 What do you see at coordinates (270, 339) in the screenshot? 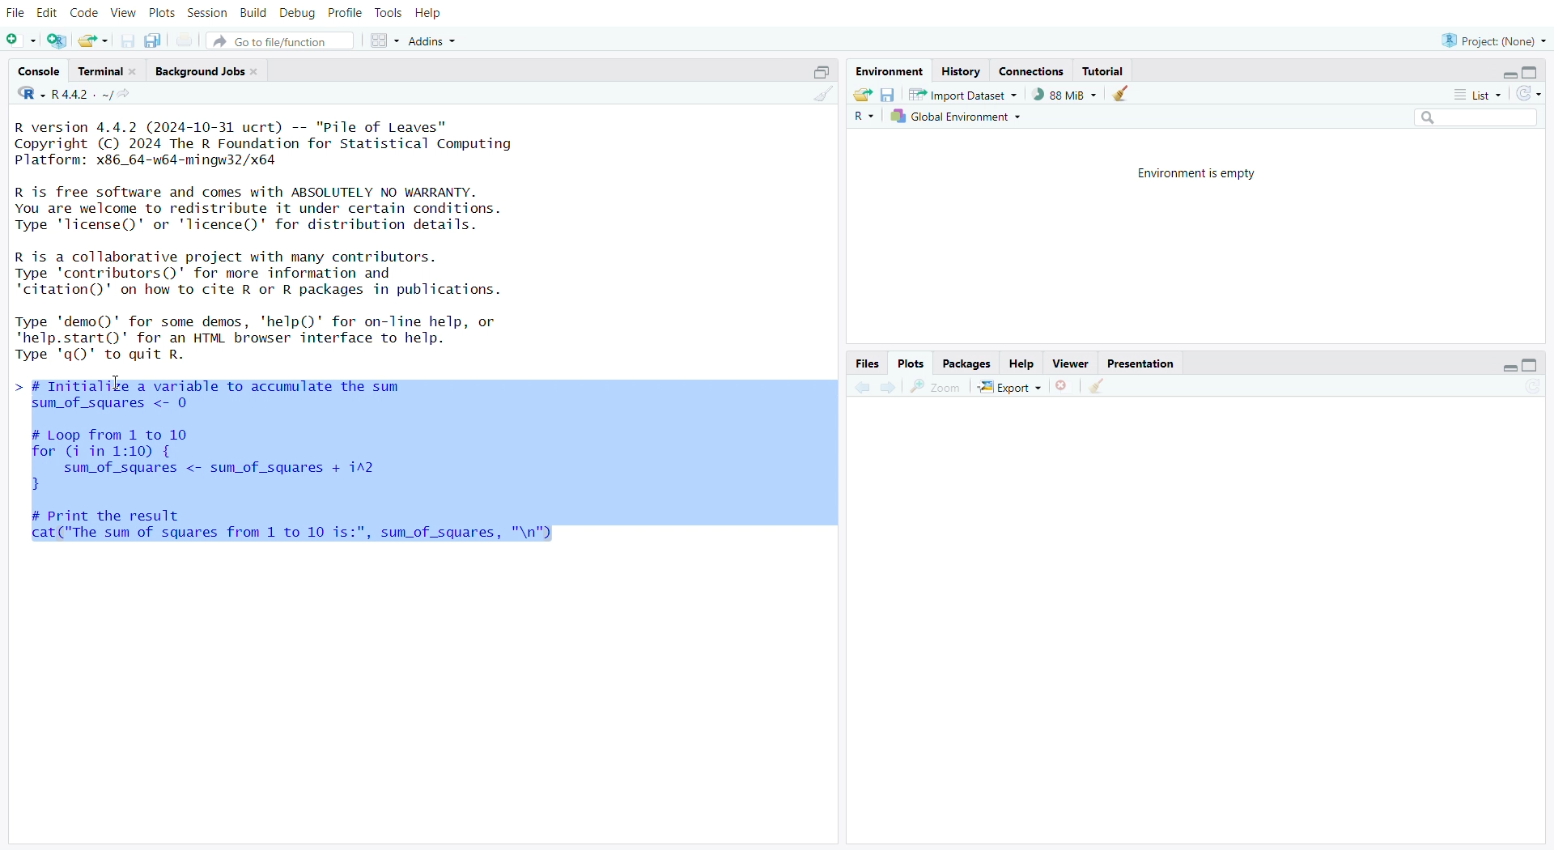
I see `Type 'demo()' for some demos, 'help()' for on-line help, orhelp.start()' for an HTML browser interface to help.Type 'q() to quit R.` at bounding box center [270, 339].